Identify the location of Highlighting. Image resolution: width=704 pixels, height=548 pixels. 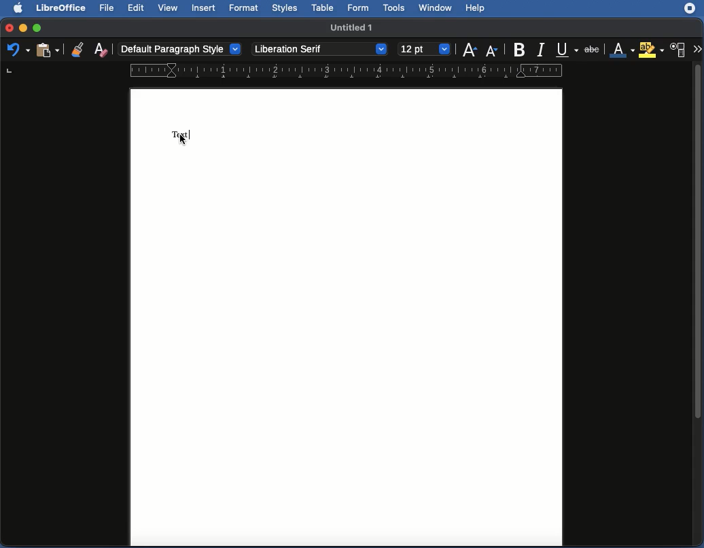
(651, 50).